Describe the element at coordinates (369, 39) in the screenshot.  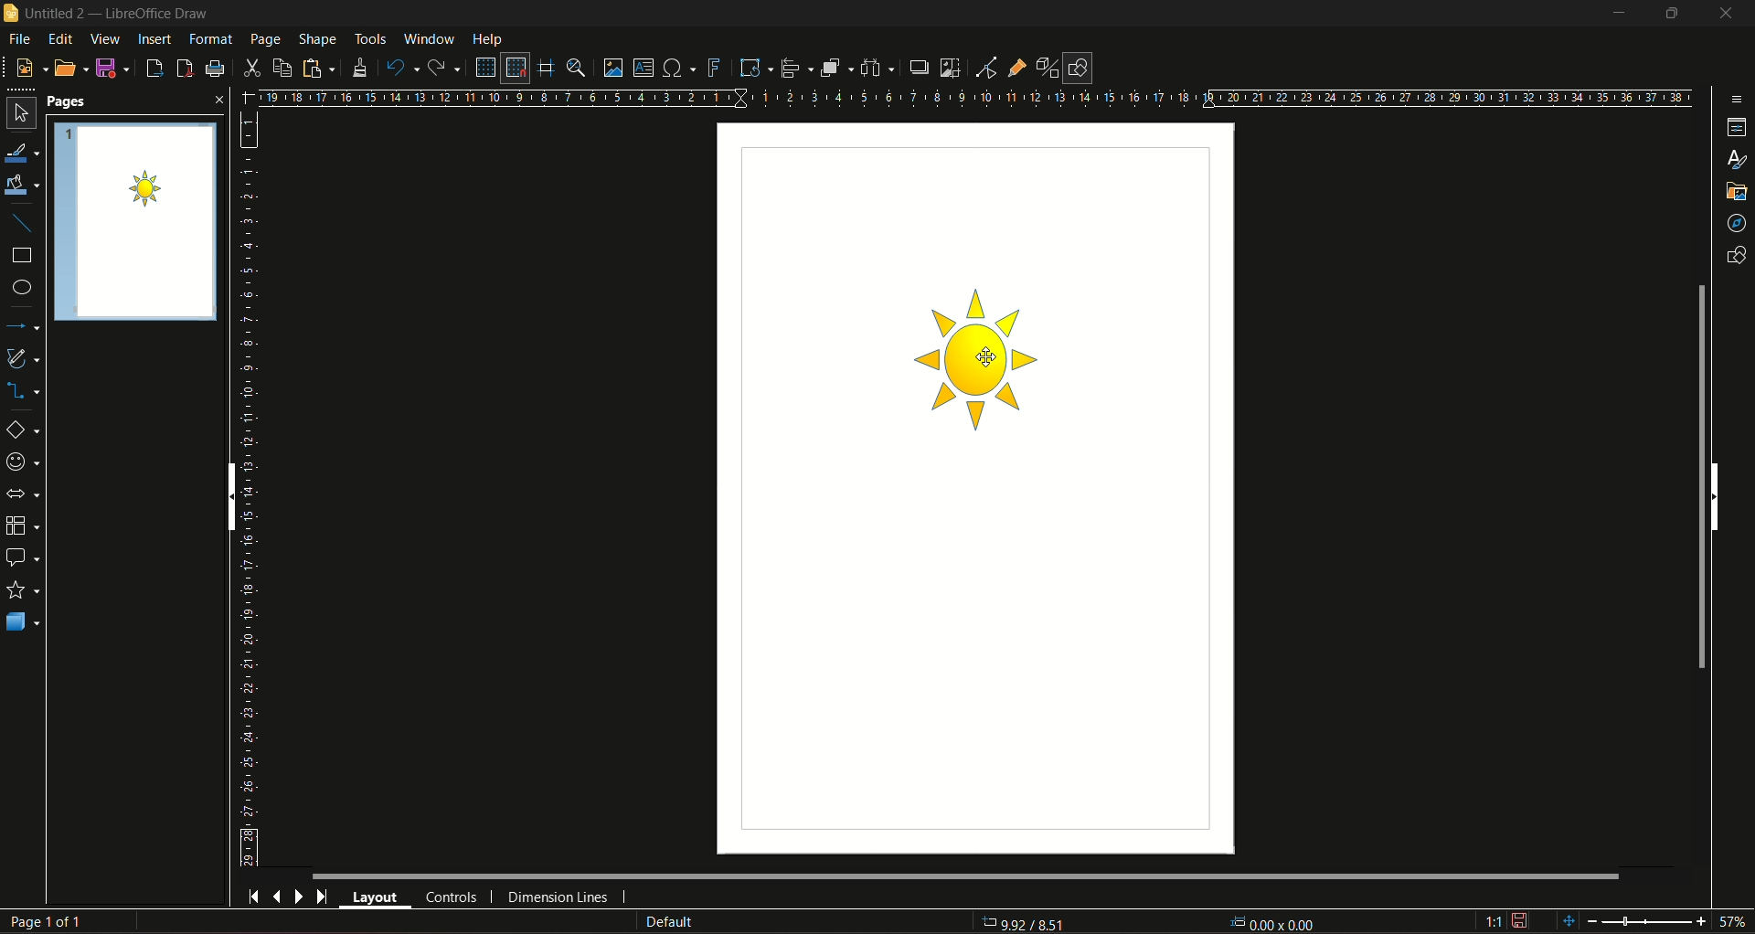
I see `tools` at that location.